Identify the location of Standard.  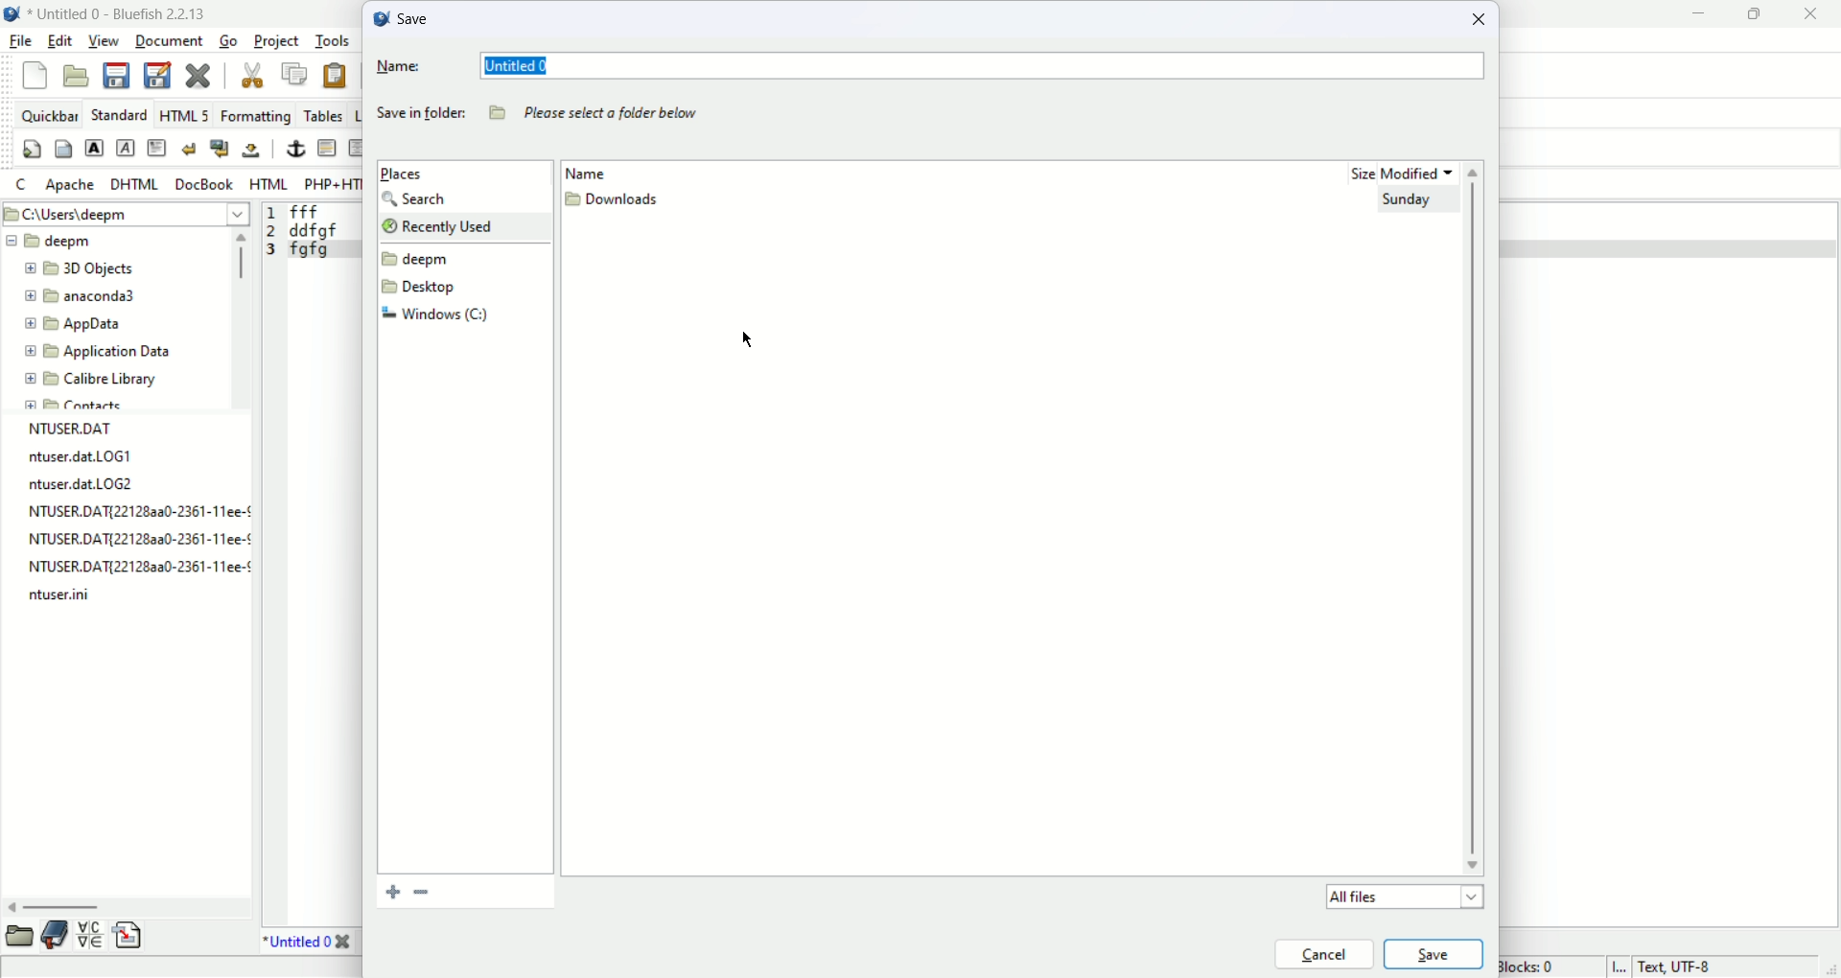
(122, 115).